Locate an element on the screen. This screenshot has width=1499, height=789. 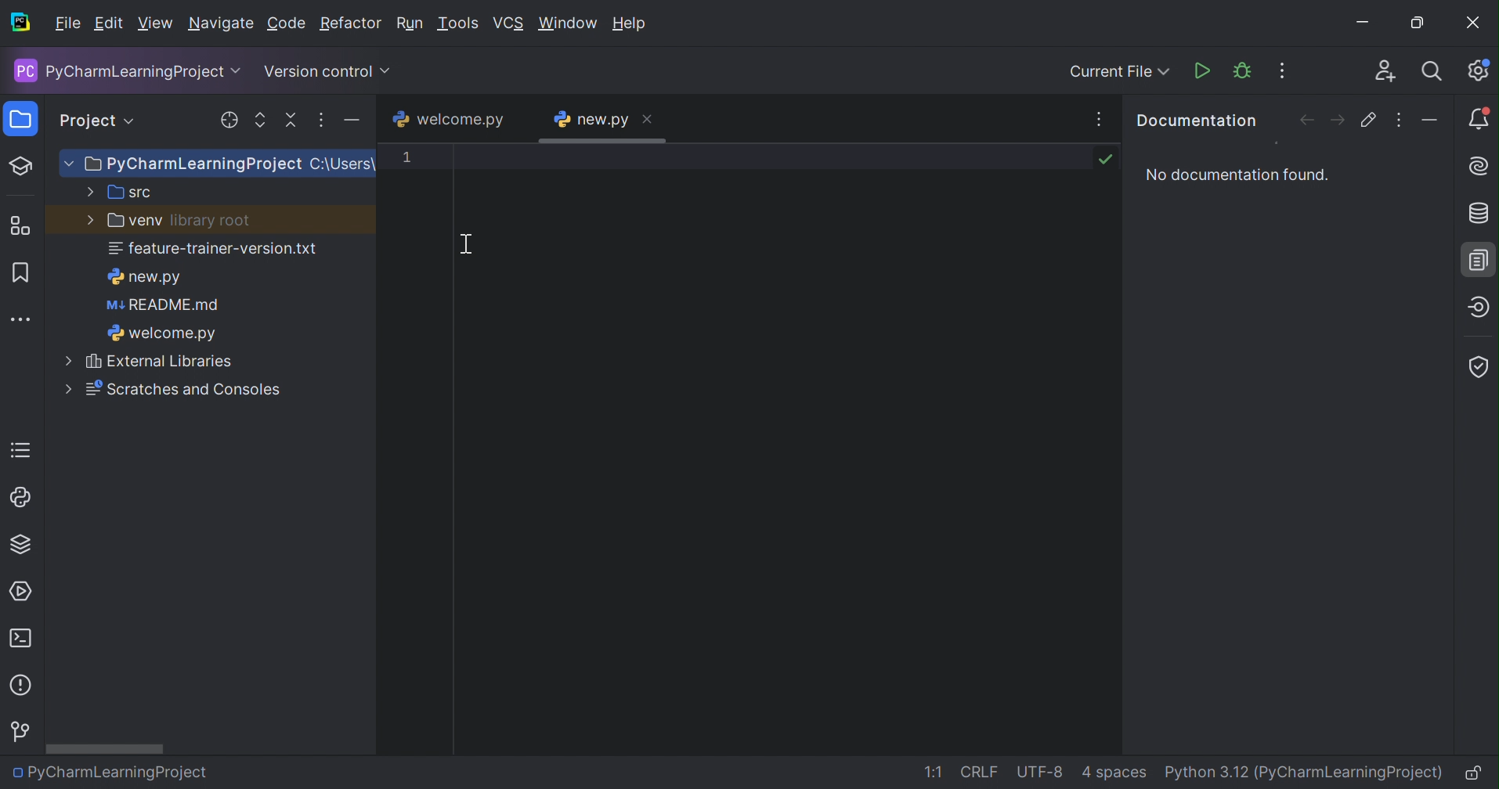
View is located at coordinates (156, 23).